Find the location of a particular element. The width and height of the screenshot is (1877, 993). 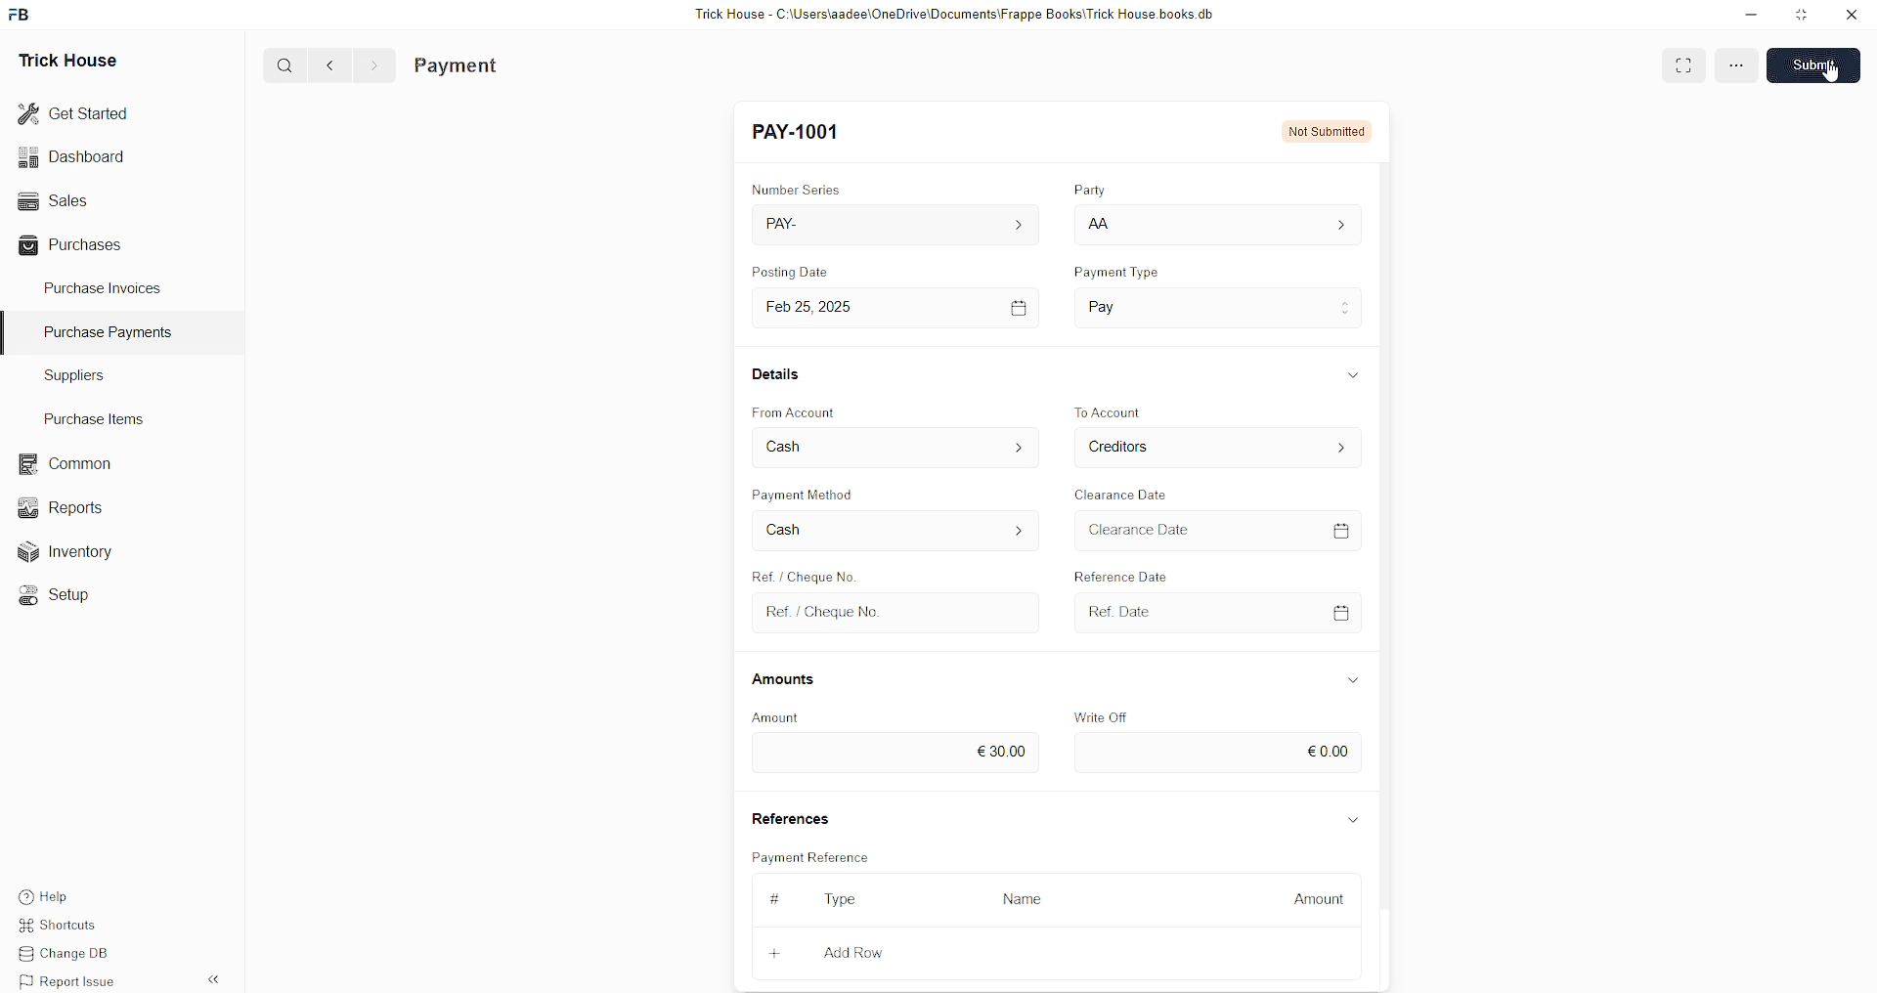

Sales is located at coordinates (51, 198).